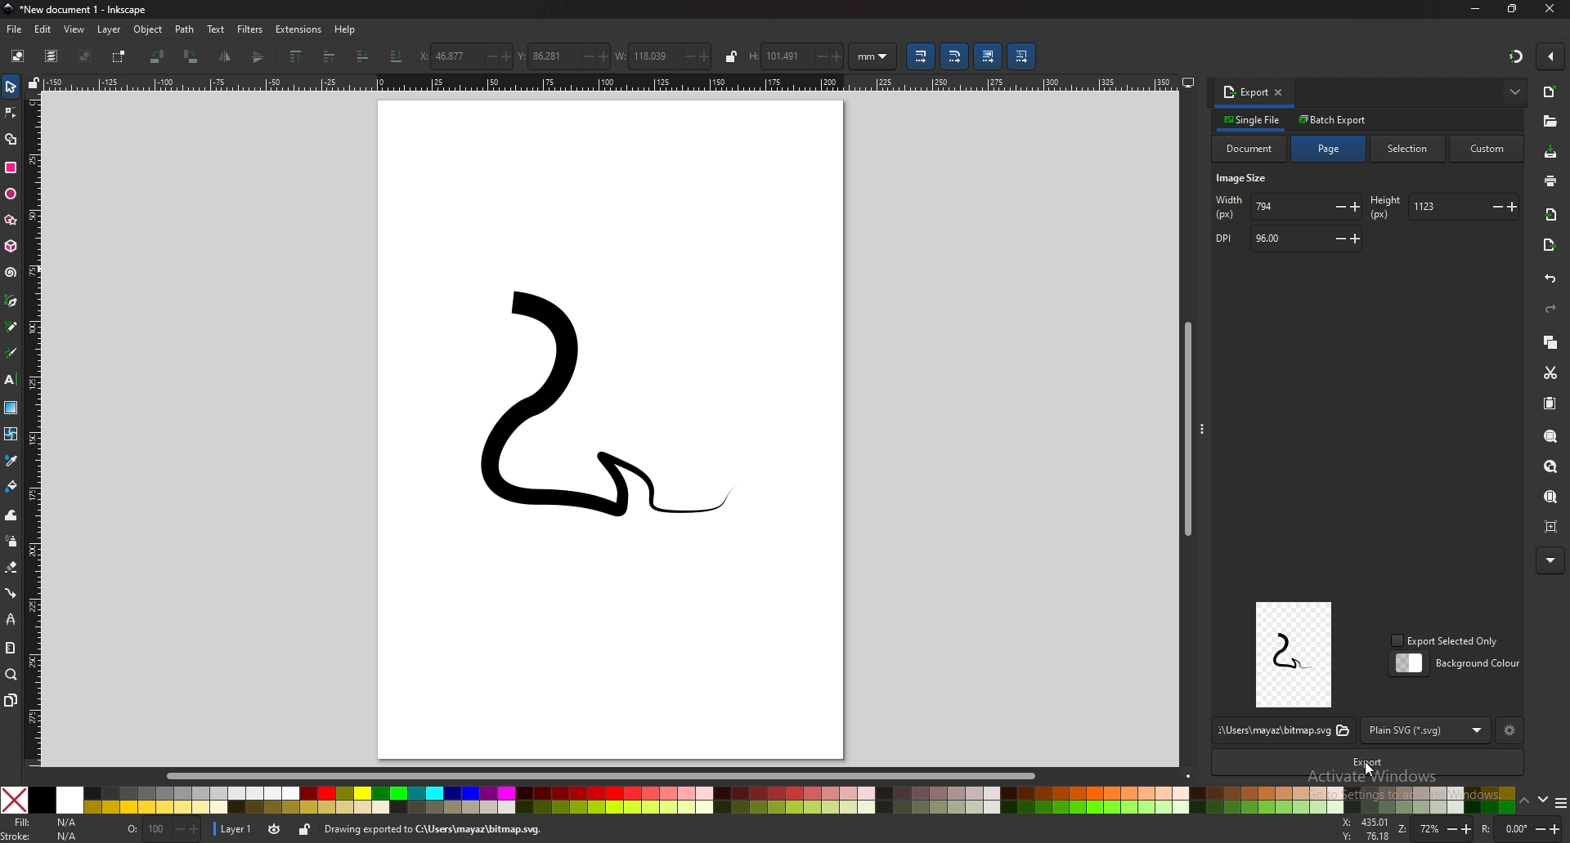 The height and width of the screenshot is (843, 1570). Describe the element at coordinates (1553, 526) in the screenshot. I see `zoom centre page` at that location.